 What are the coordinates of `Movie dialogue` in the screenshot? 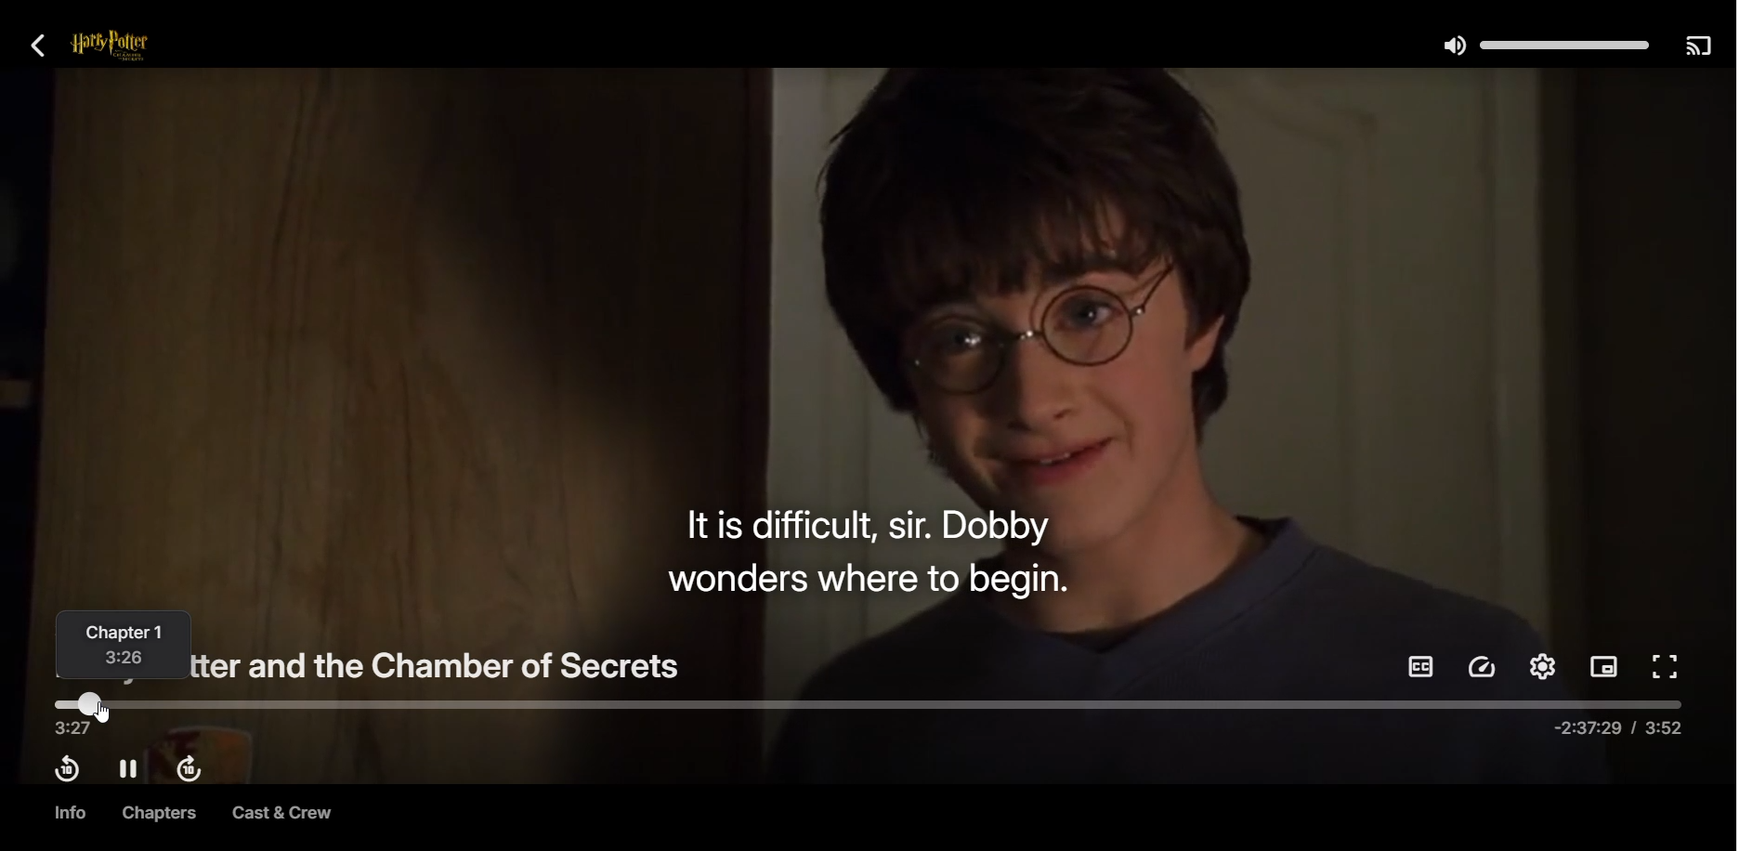 It's located at (866, 549).